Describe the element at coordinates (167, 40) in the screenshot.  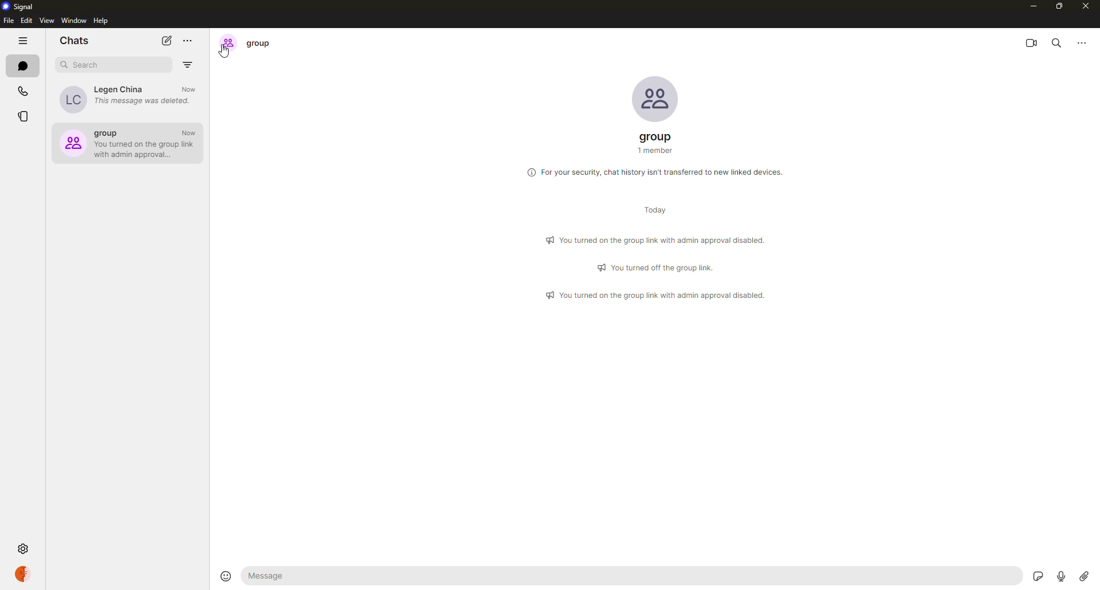
I see `new chat` at that location.